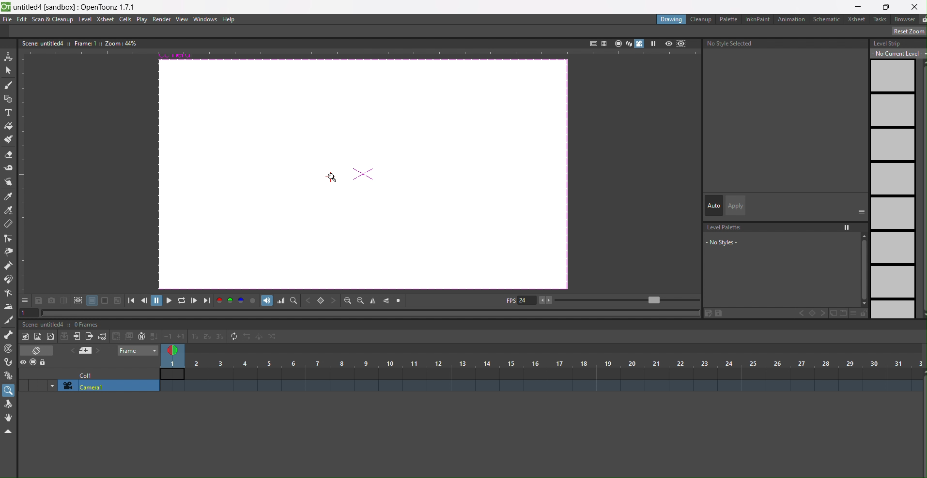 Image resolution: width=927 pixels, height=478 pixels. I want to click on magnifier tool, so click(9, 390).